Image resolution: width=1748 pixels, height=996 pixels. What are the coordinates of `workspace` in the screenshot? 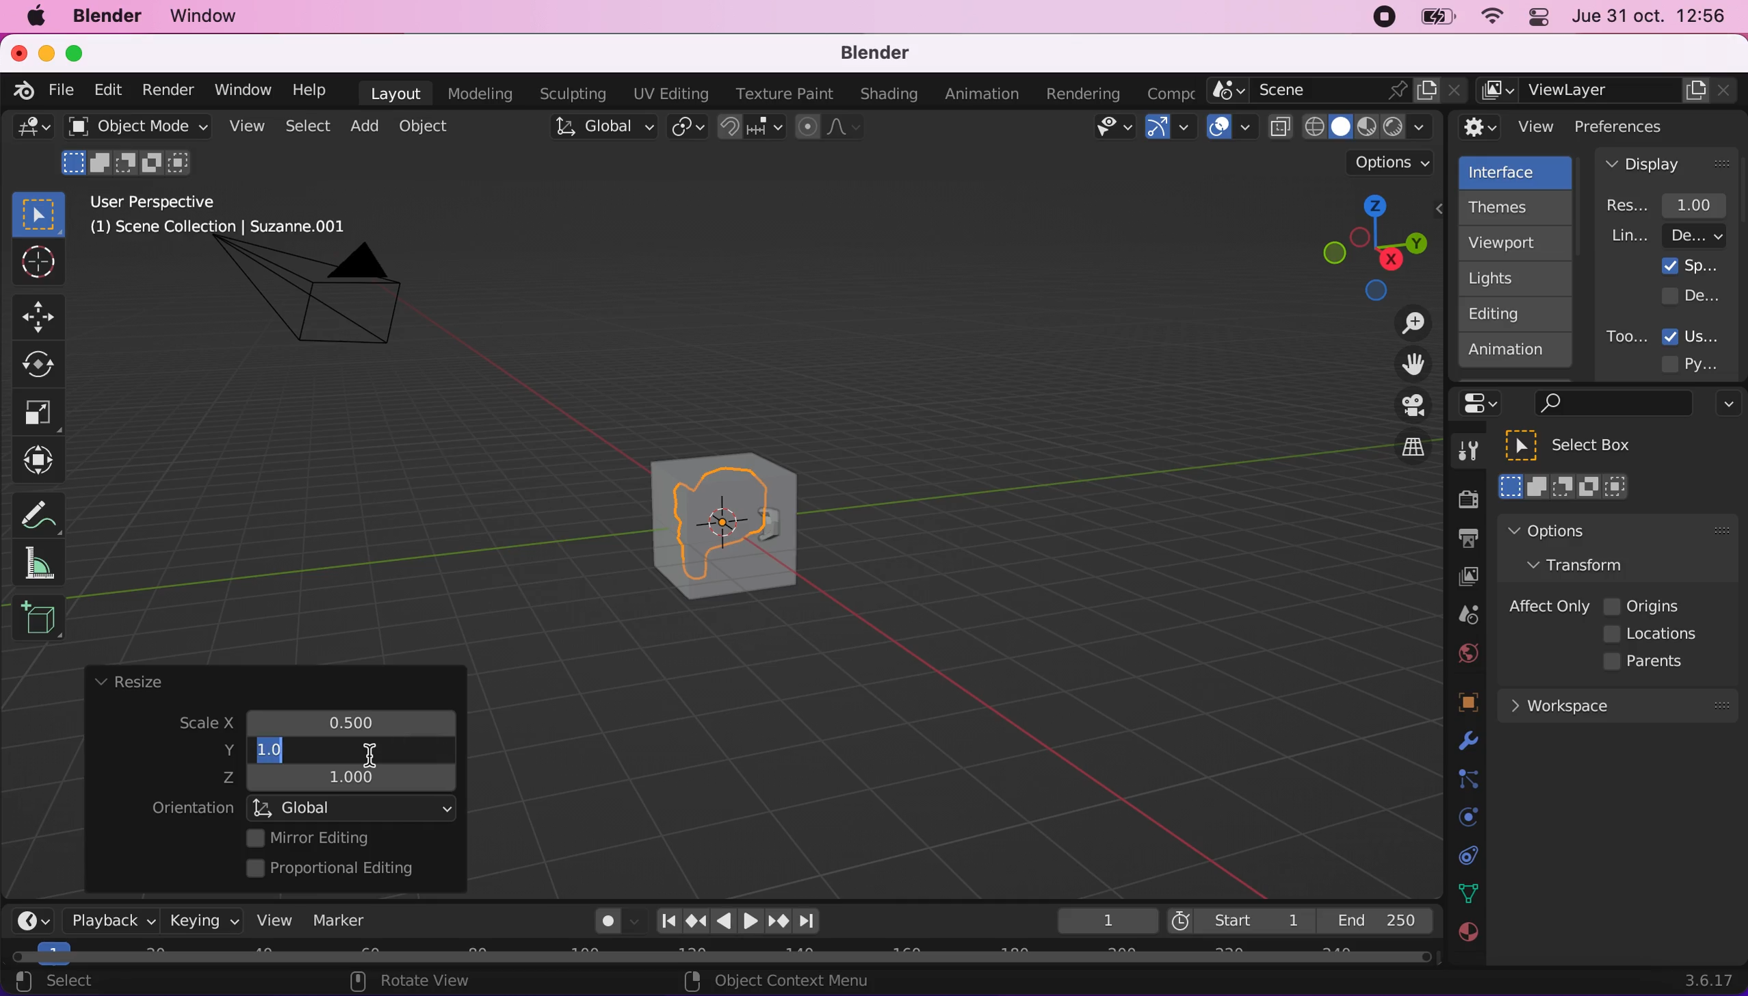 It's located at (1617, 704).